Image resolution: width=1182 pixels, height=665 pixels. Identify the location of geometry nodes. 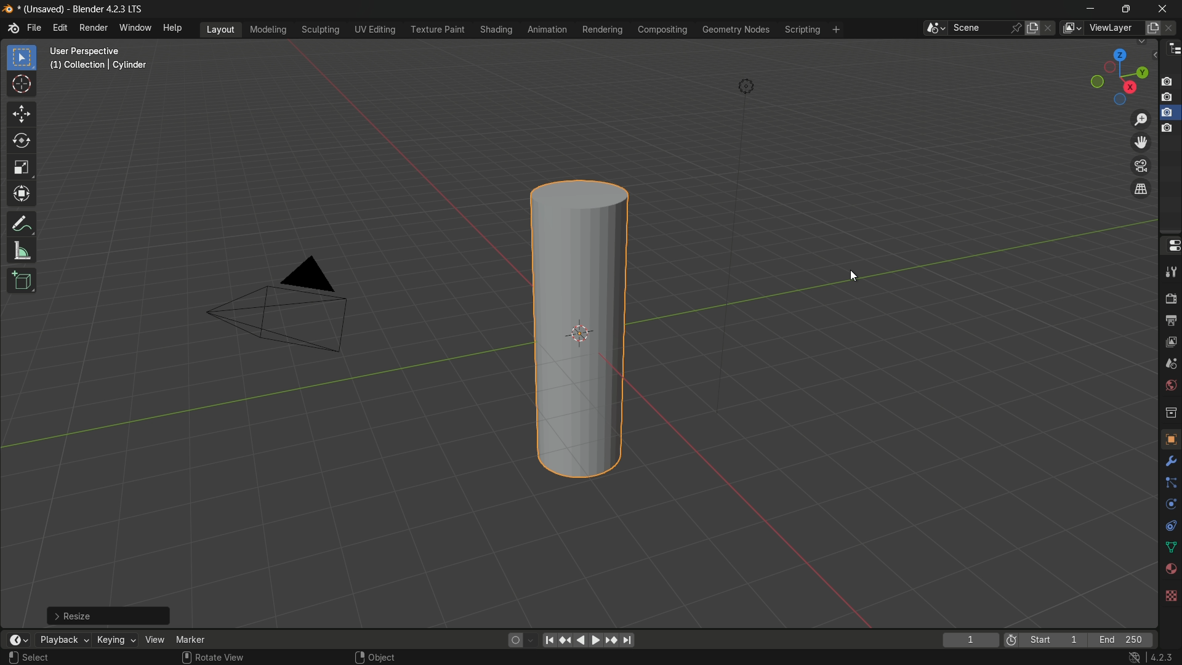
(736, 30).